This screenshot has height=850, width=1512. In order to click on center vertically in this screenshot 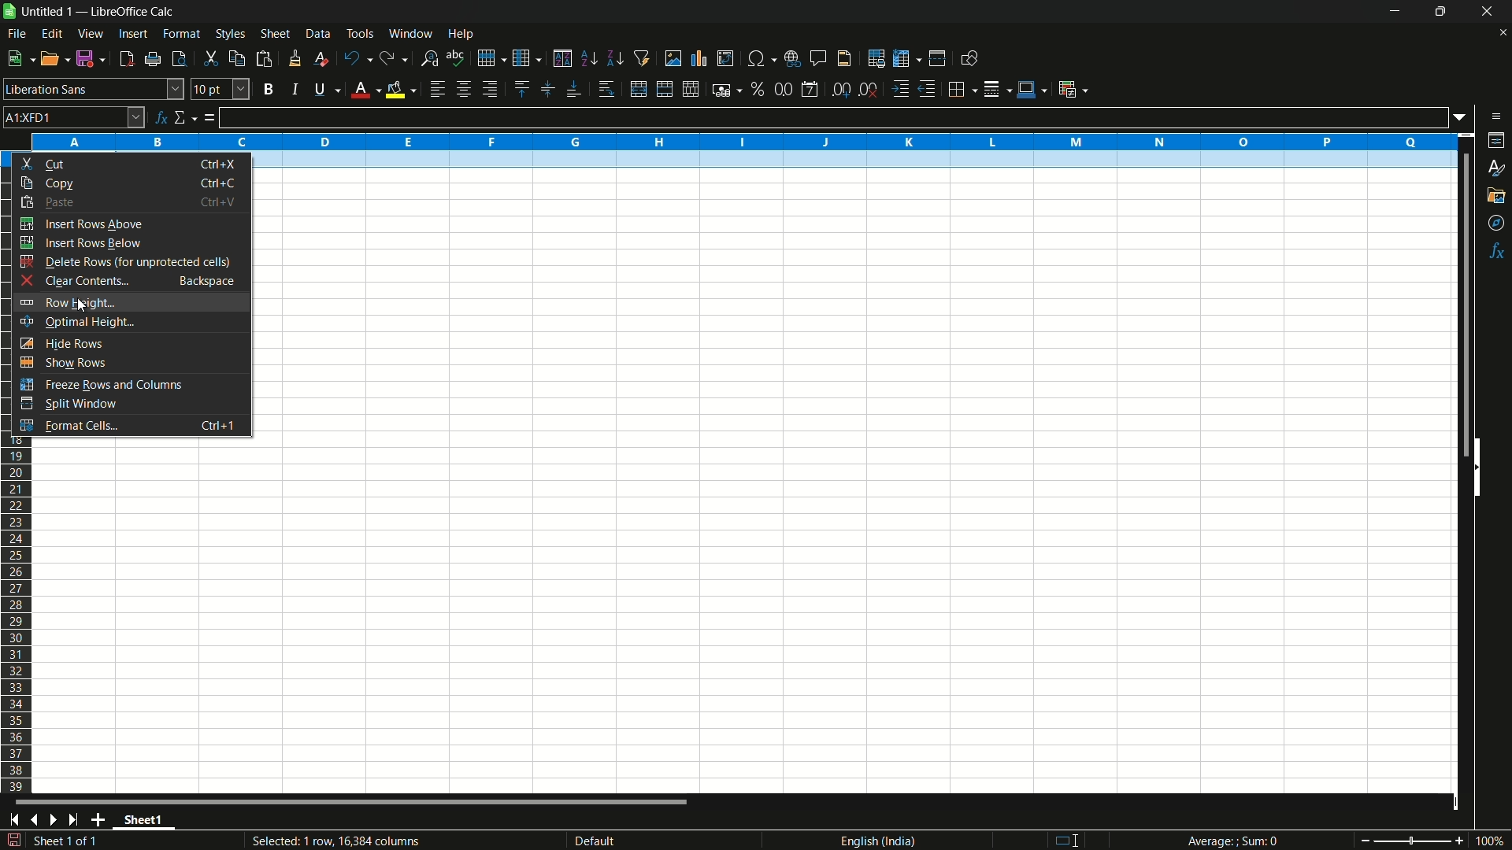, I will do `click(546, 90)`.